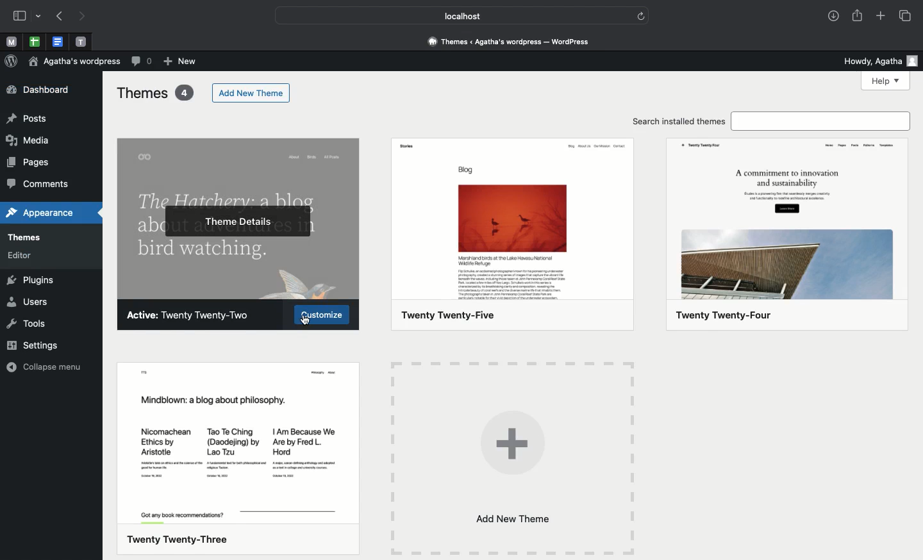 The width and height of the screenshot is (923, 560). What do you see at coordinates (238, 218) in the screenshot?
I see `2022 theme` at bounding box center [238, 218].